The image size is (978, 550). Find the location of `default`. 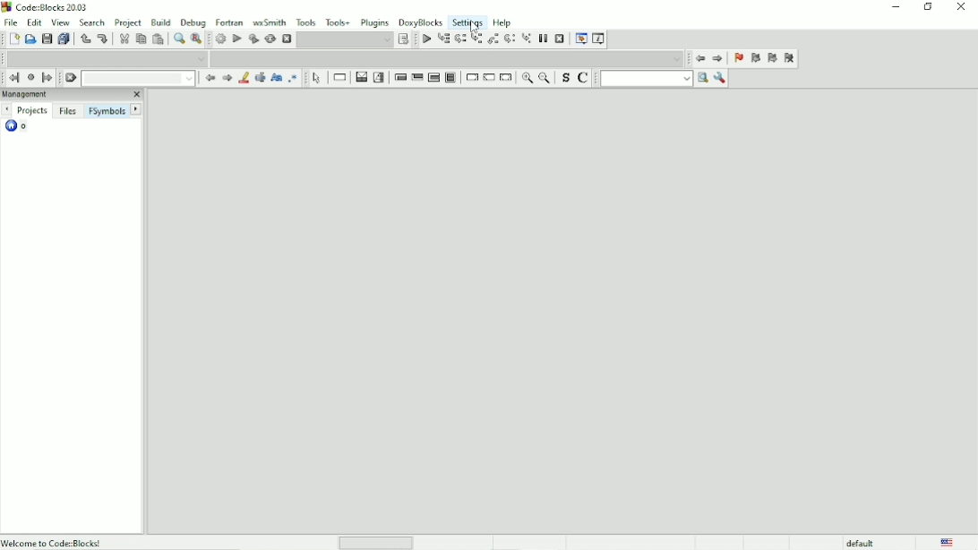

default is located at coordinates (863, 542).